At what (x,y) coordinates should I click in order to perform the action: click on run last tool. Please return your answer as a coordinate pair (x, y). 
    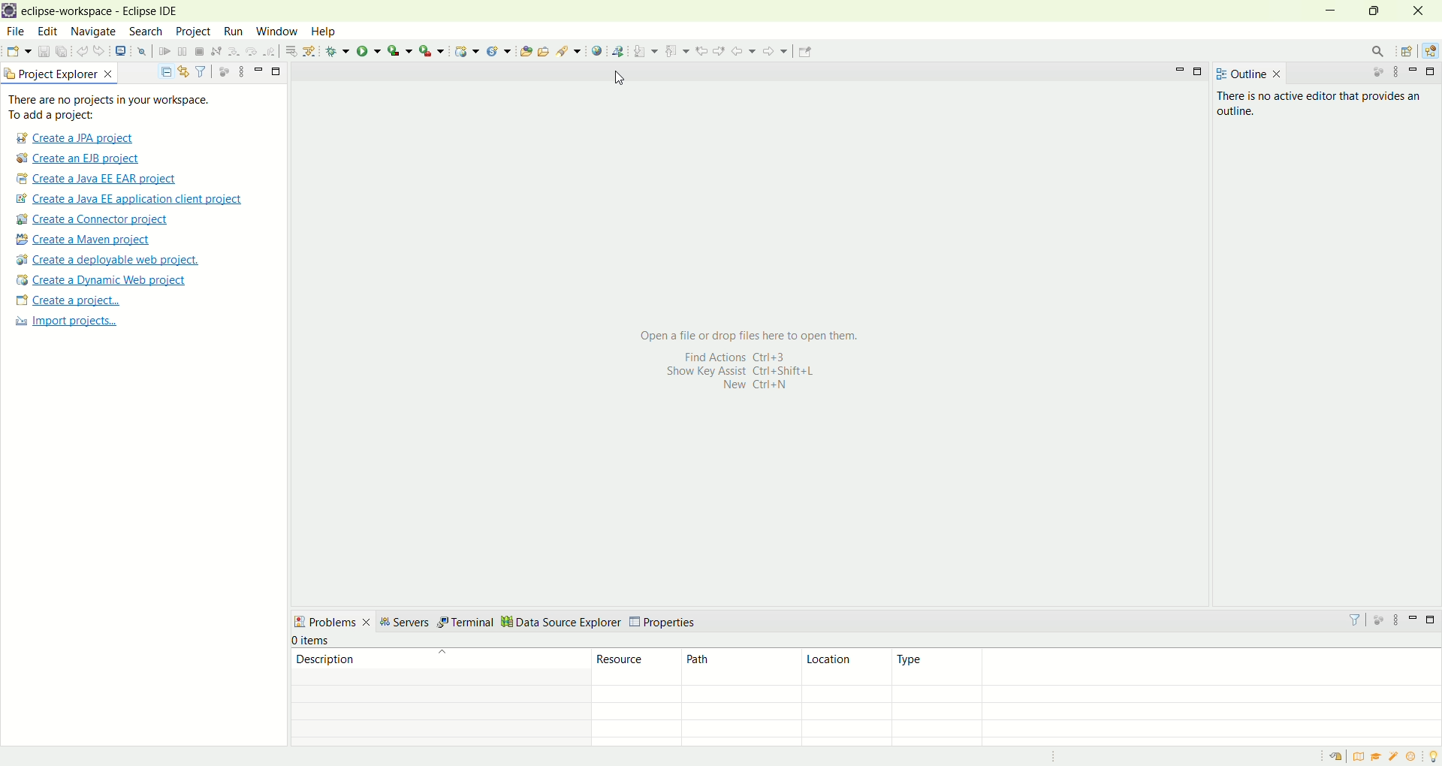
    Looking at the image, I should click on (433, 50).